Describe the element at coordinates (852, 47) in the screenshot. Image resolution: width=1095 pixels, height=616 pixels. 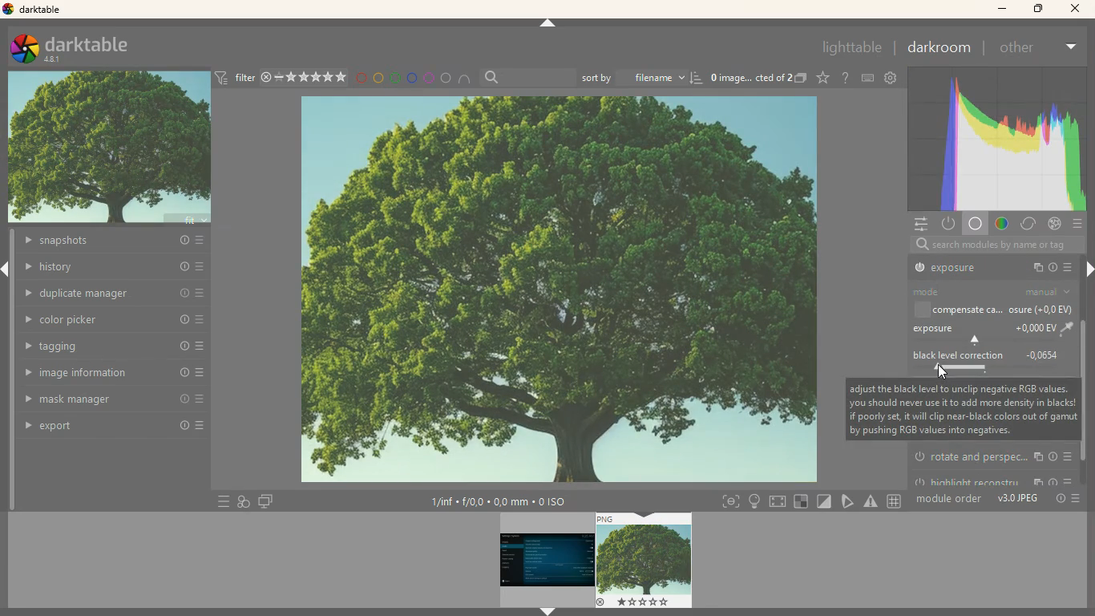
I see `lighttable` at that location.